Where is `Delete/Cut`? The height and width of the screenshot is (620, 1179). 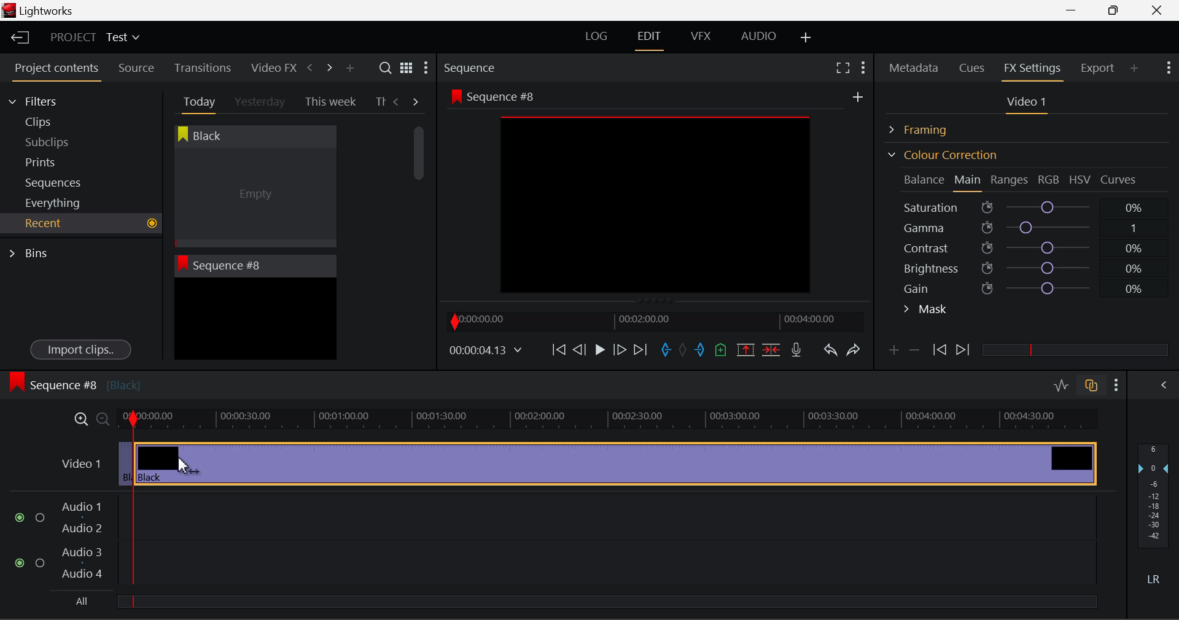 Delete/Cut is located at coordinates (771, 349).